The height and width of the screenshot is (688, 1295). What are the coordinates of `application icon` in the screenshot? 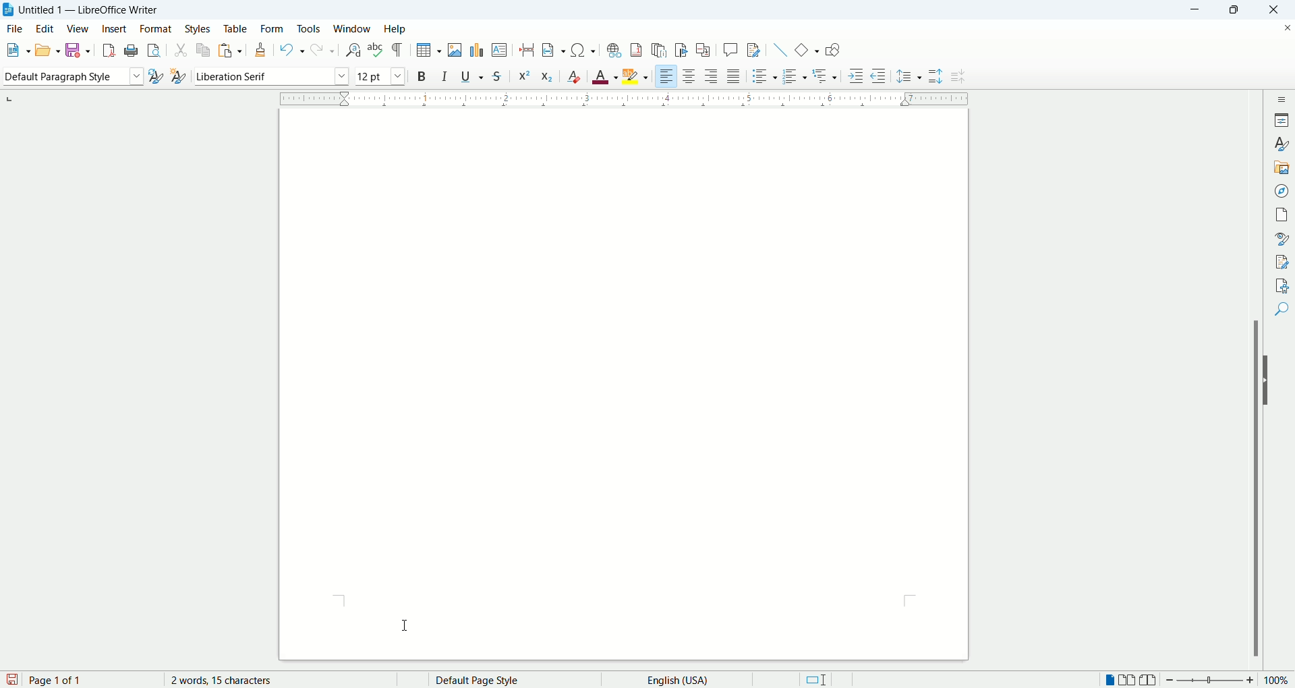 It's located at (9, 10).